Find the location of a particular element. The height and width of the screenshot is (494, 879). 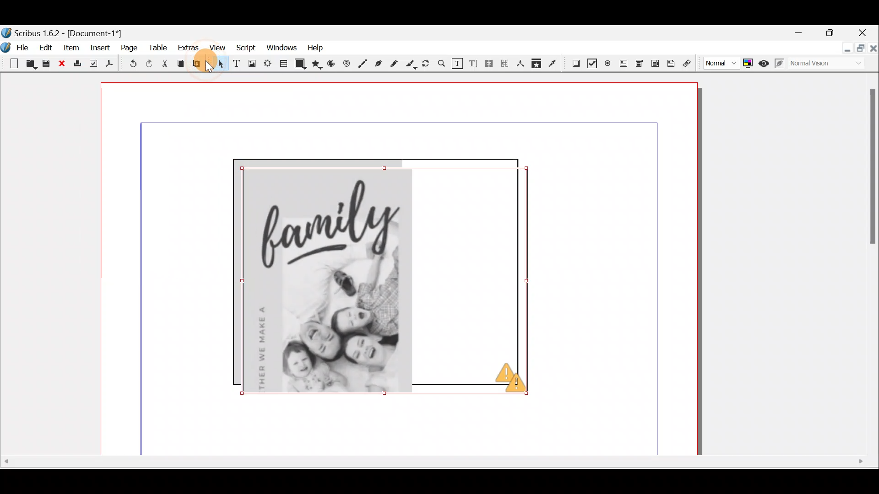

Maximise is located at coordinates (859, 50).